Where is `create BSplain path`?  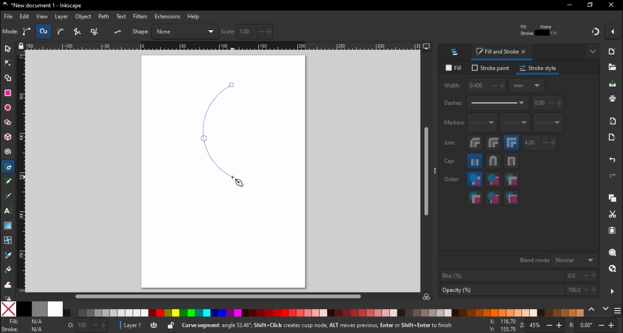
create BSplain path is located at coordinates (62, 33).